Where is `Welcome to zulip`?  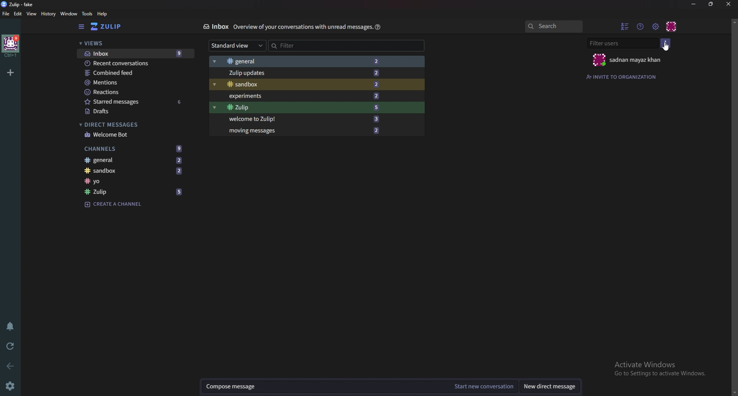 Welcome to zulip is located at coordinates (304, 119).